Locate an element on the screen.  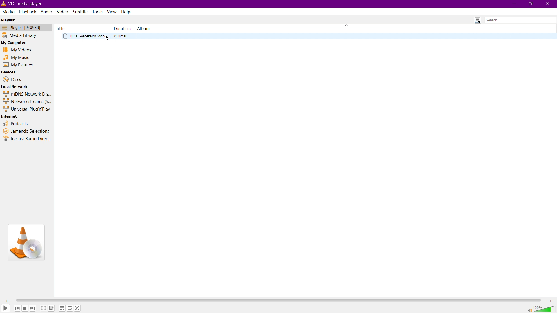
VLC Logo is located at coordinates (26, 243).